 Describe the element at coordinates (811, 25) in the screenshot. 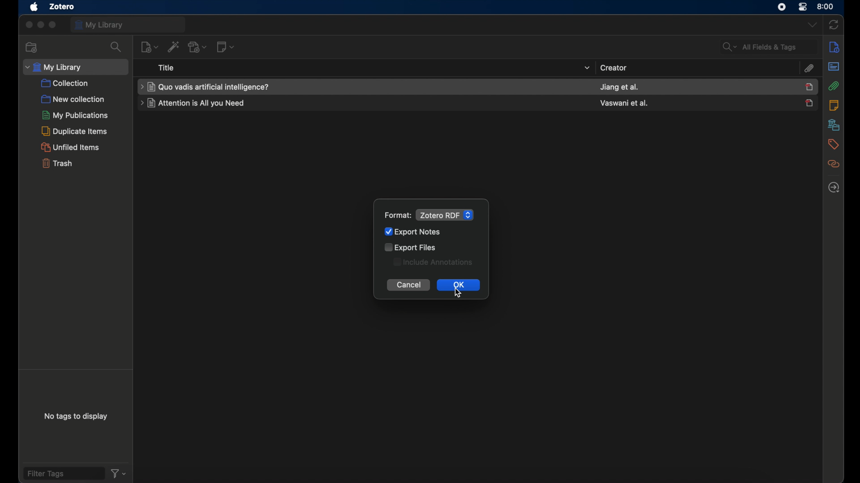

I see `dropdown menu` at that location.